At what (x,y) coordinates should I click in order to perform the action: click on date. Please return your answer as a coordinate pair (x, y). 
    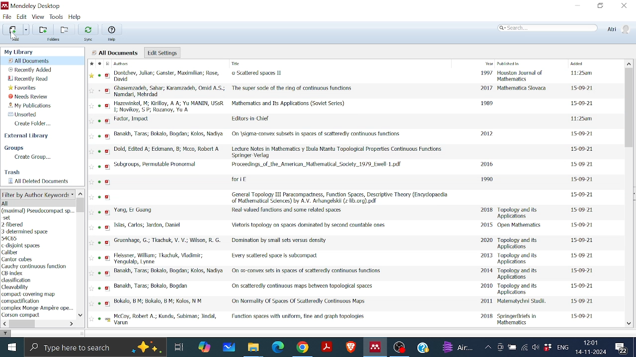
    Looking at the image, I should click on (580, 257).